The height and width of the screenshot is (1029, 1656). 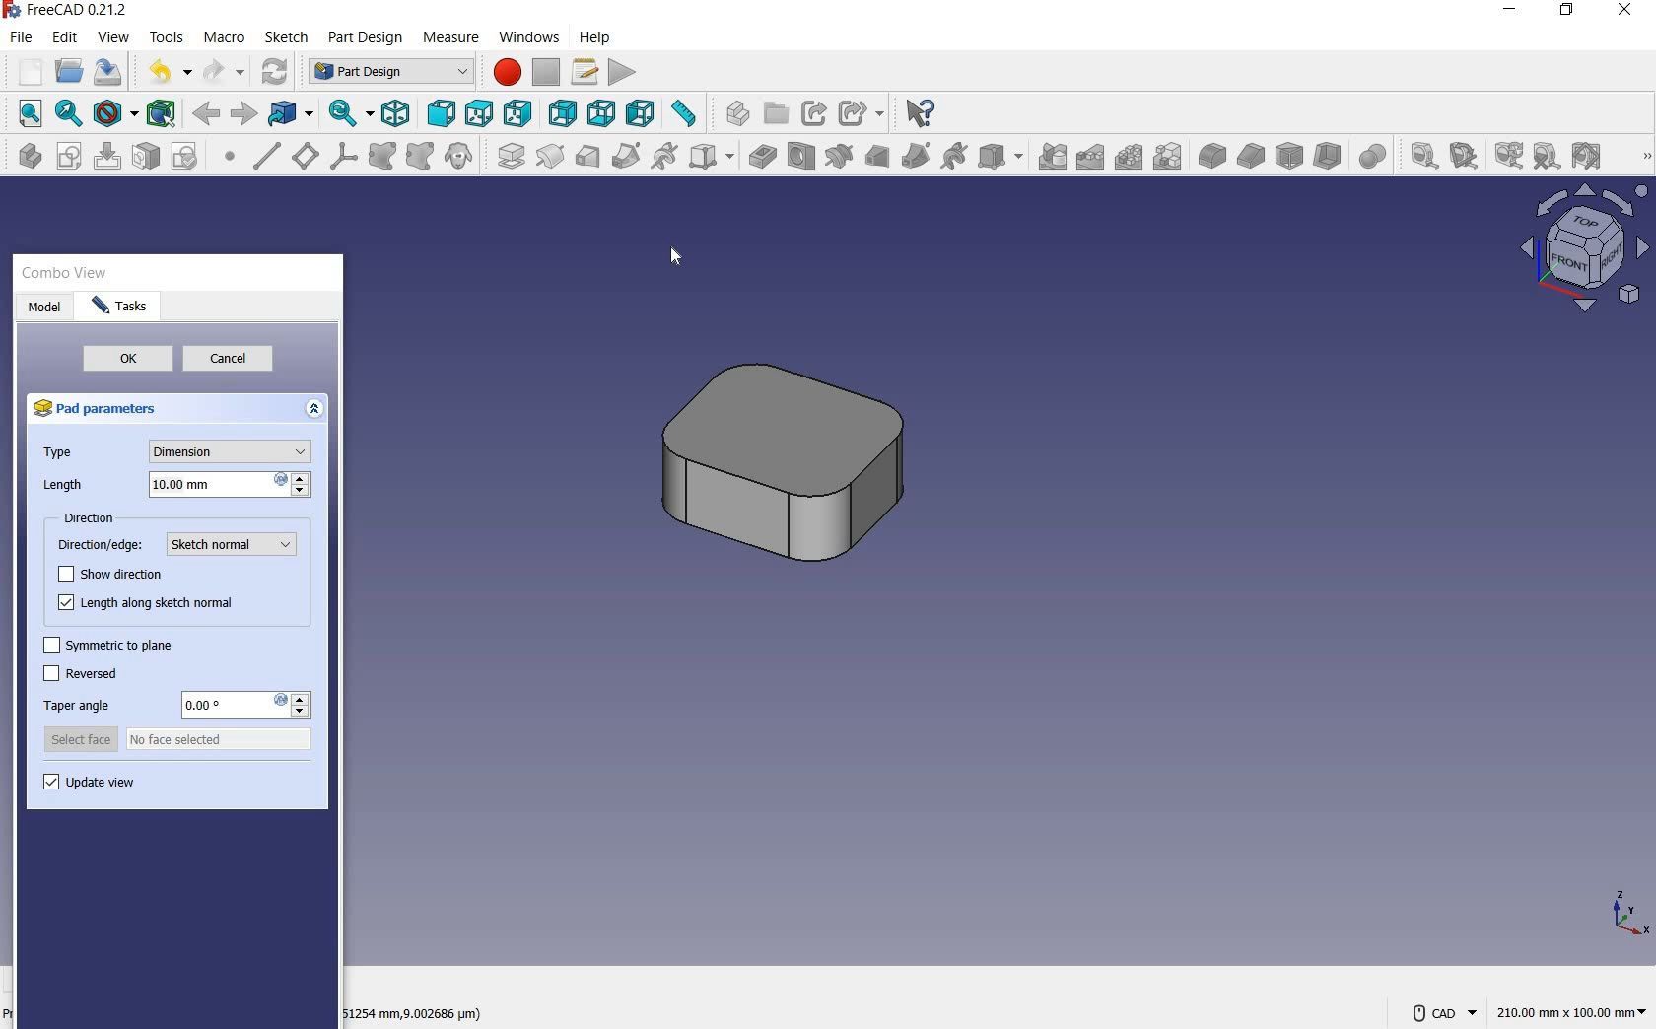 I want to click on redo, so click(x=225, y=71).